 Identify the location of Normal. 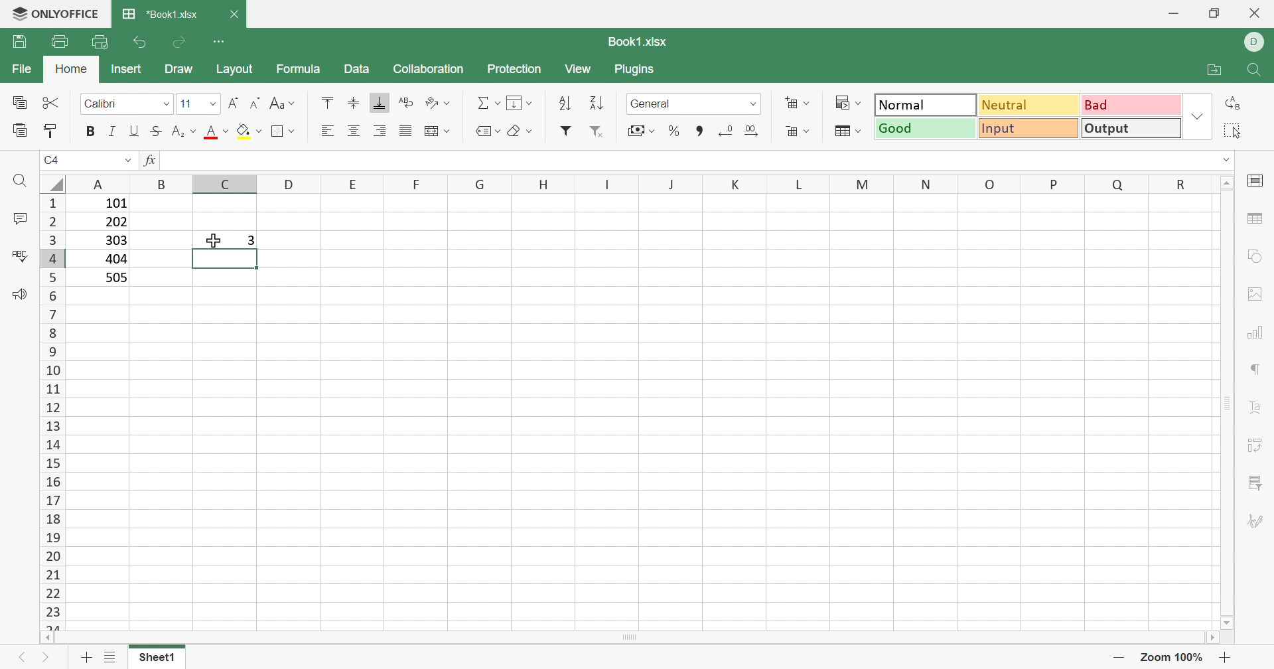
(924, 104).